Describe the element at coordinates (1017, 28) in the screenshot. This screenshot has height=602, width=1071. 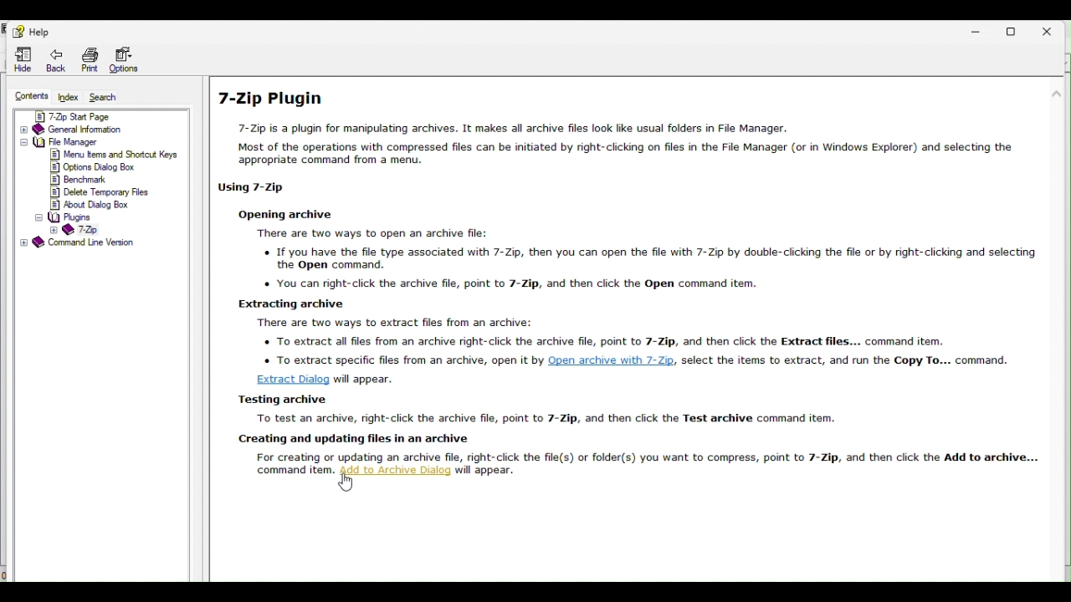
I see `Restore` at that location.